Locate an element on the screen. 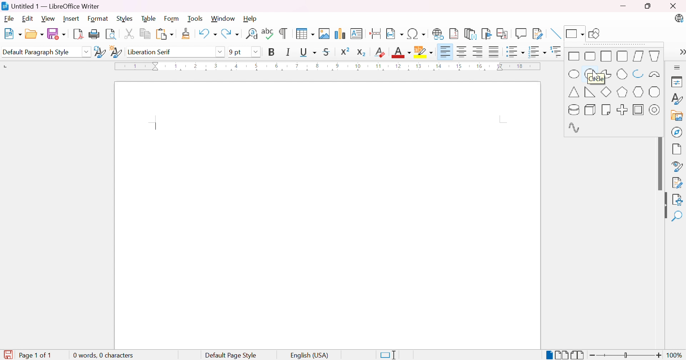  Insert special characters is located at coordinates (416, 33).